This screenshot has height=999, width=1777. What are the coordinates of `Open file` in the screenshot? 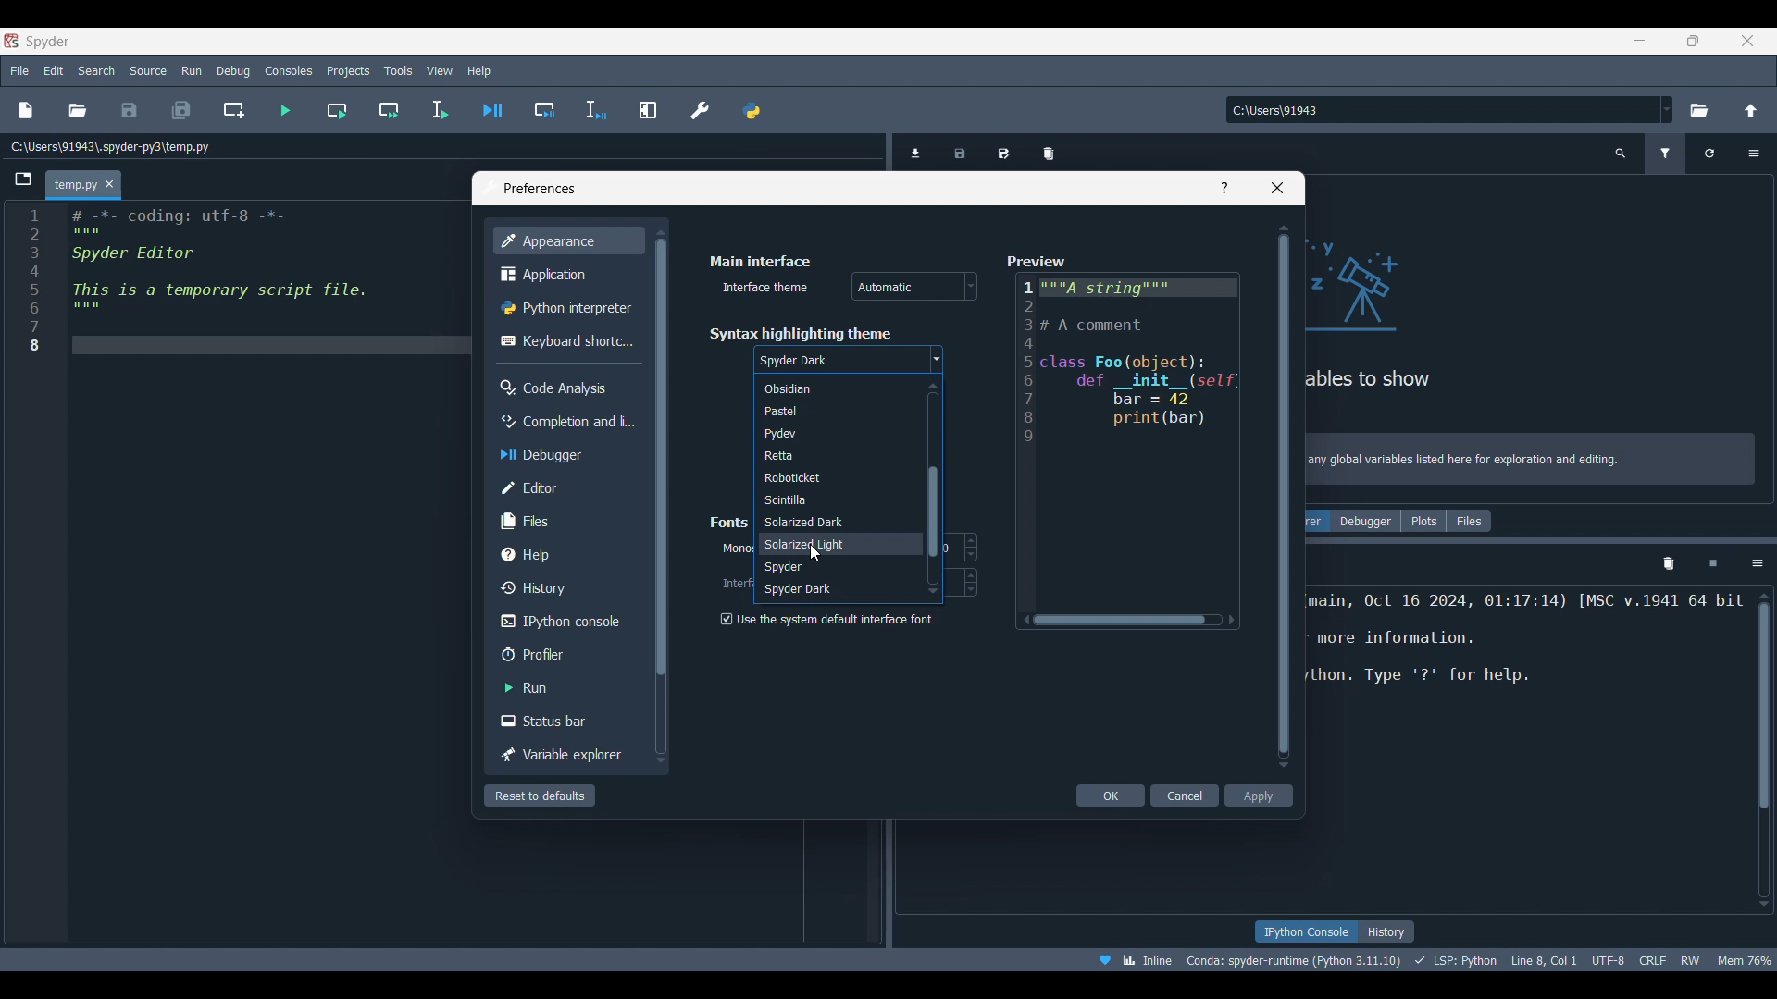 It's located at (78, 110).